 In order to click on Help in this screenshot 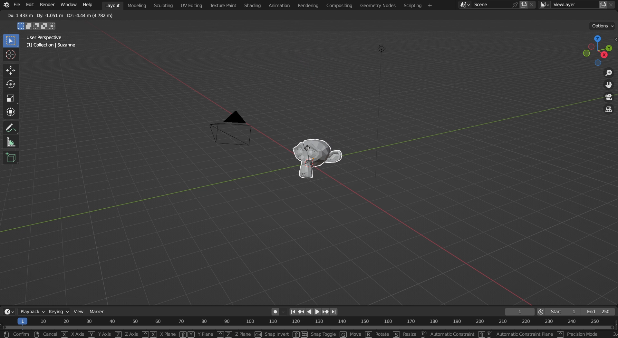, I will do `click(87, 4)`.